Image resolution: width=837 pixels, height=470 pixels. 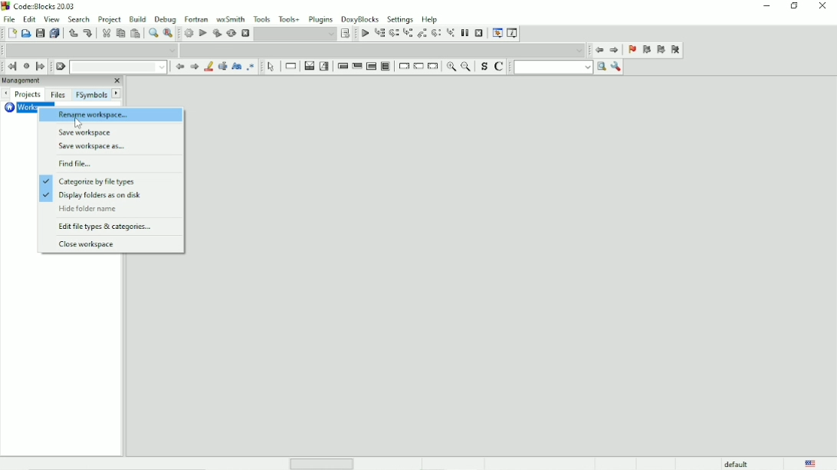 I want to click on DoxyBlocks, so click(x=360, y=18).